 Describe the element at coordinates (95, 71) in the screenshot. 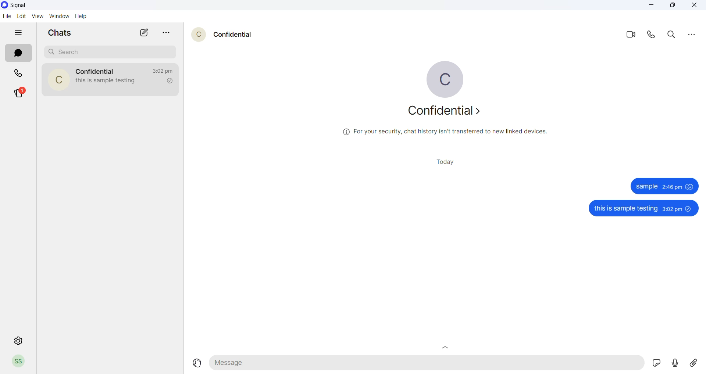

I see `contact name` at that location.